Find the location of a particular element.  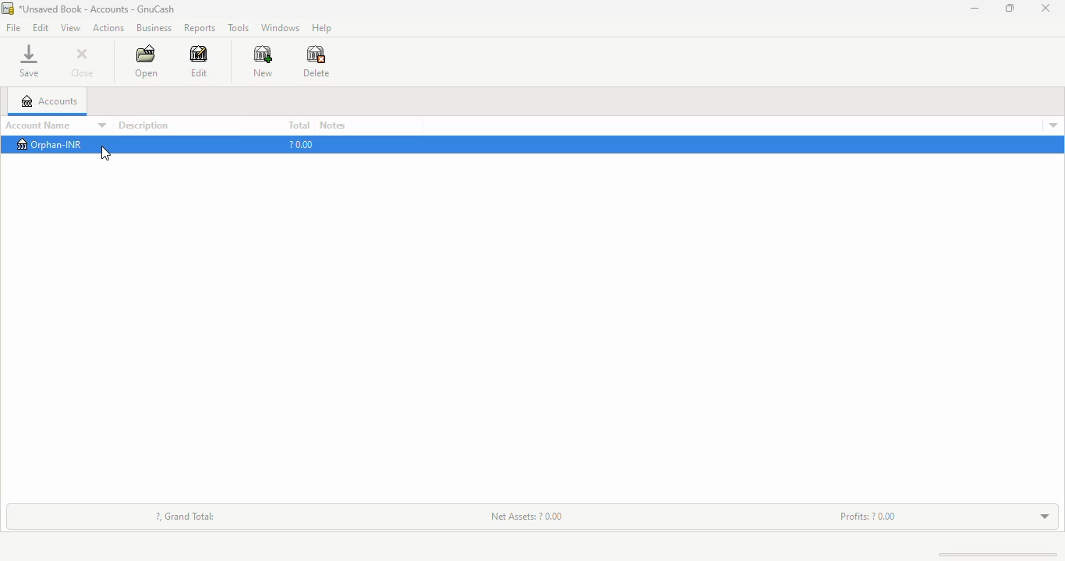

net assets: ? 0.00 is located at coordinates (529, 516).